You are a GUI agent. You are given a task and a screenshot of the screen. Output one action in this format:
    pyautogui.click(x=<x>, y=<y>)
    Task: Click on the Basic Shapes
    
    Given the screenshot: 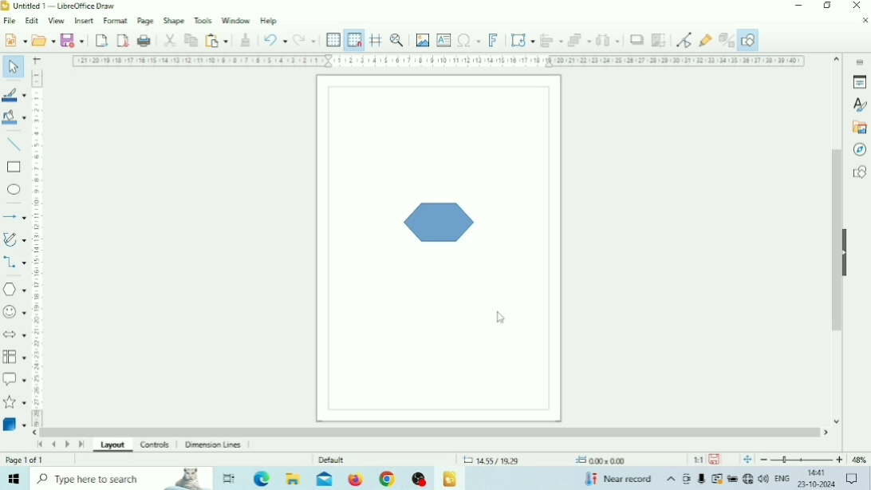 What is the action you would take?
    pyautogui.click(x=14, y=290)
    